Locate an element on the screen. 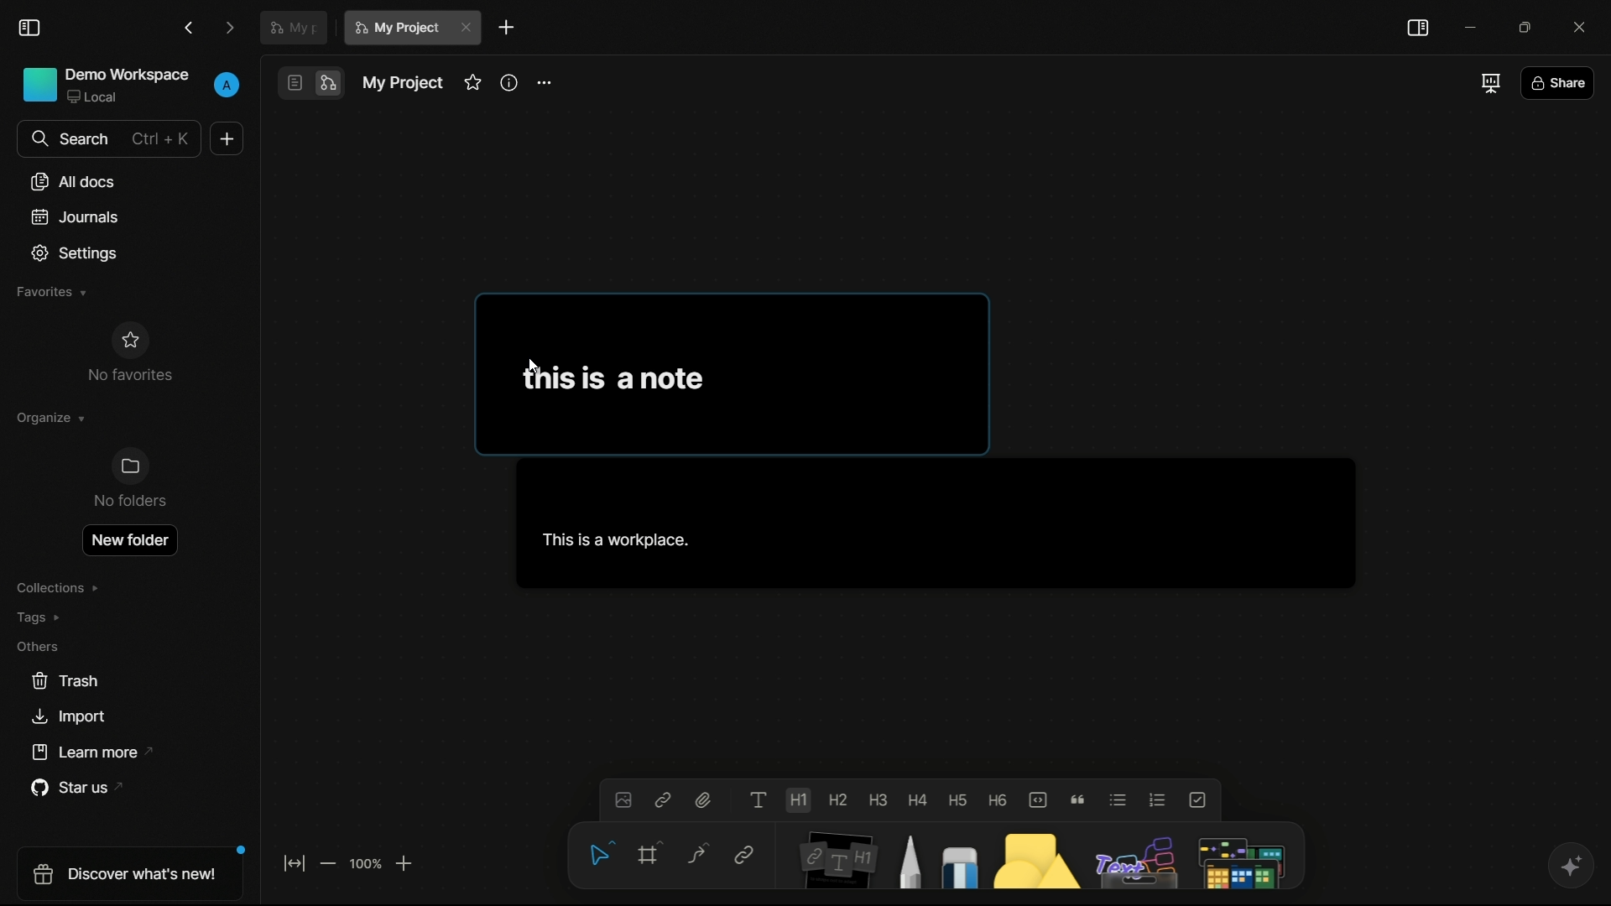  text is located at coordinates (759, 799).